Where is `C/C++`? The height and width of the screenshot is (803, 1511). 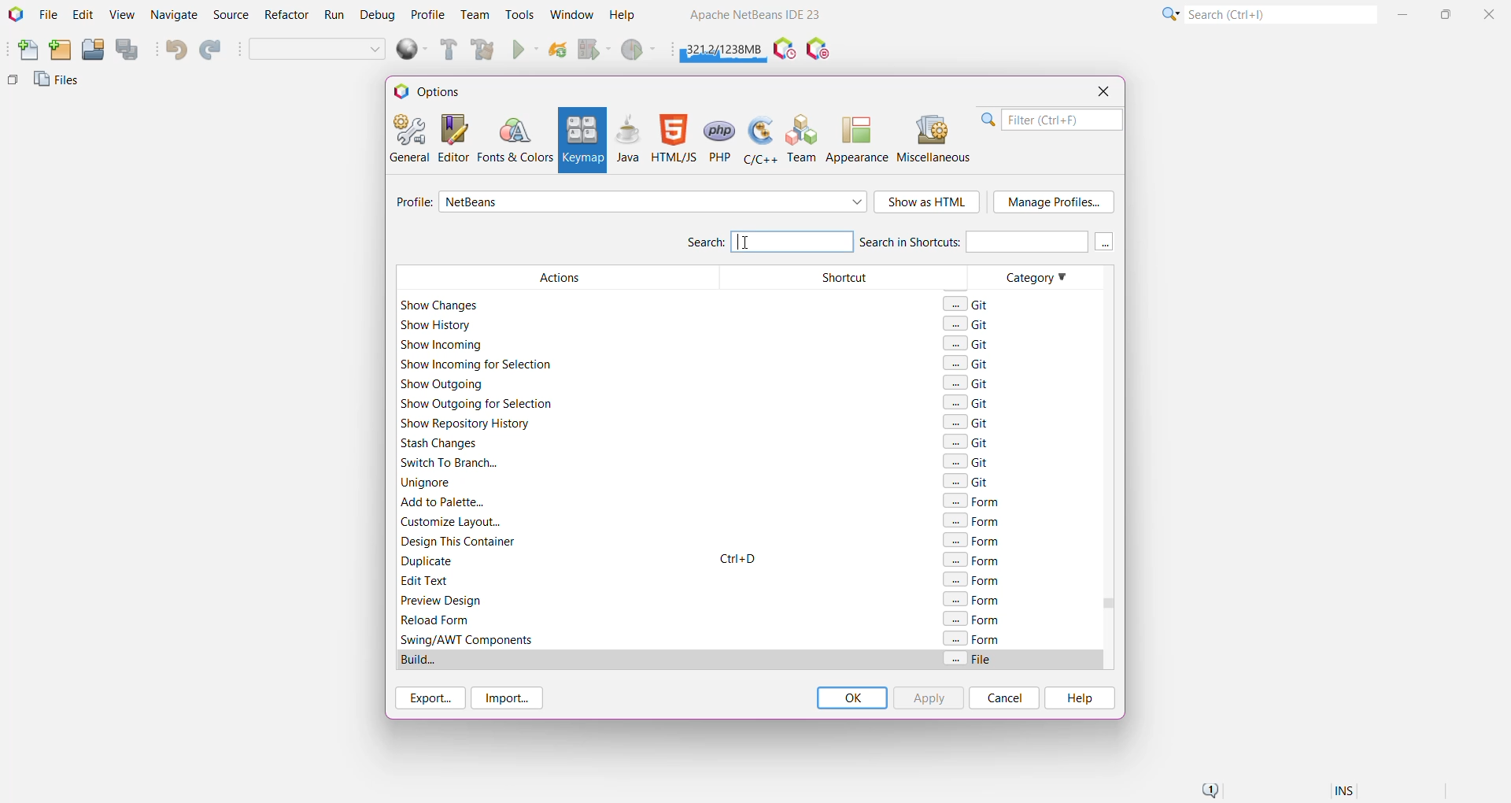
C/C++ is located at coordinates (759, 139).